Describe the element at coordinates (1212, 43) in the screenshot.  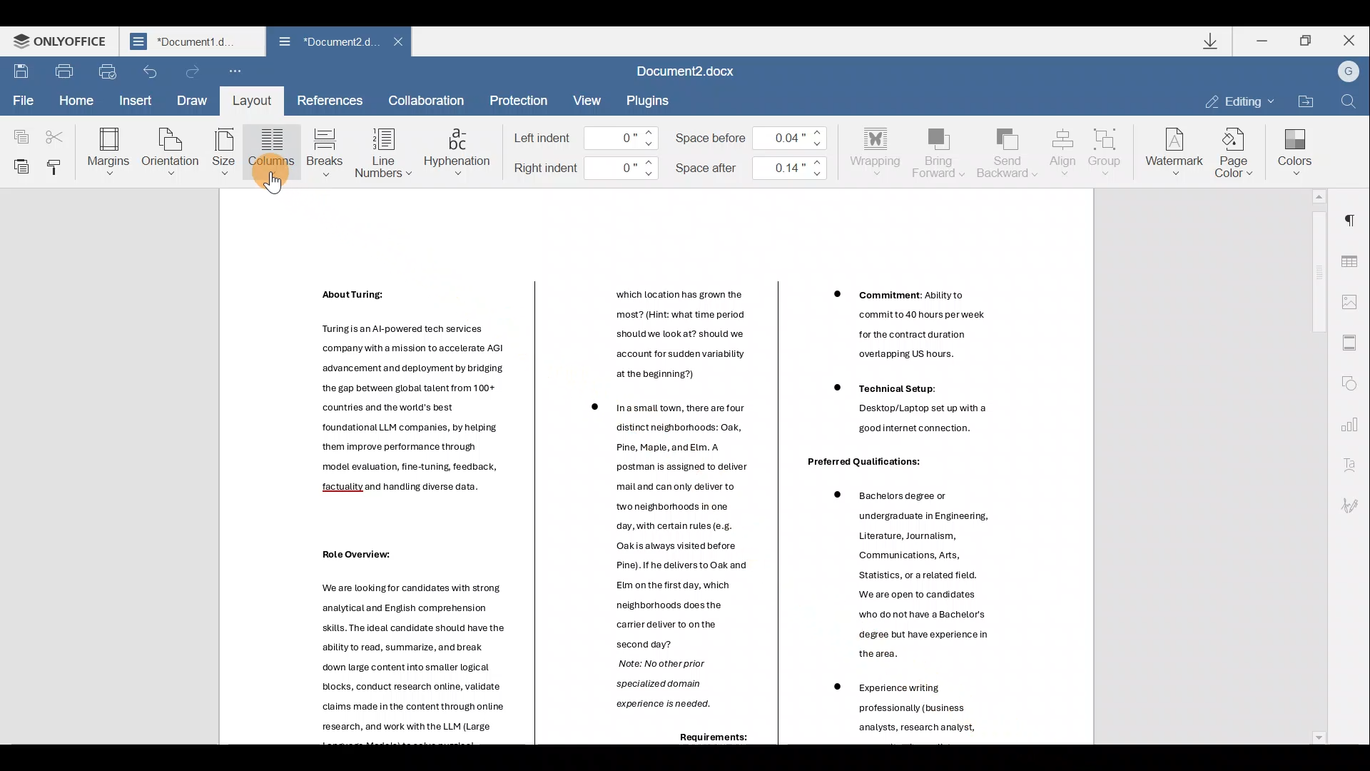
I see `Downloads` at that location.